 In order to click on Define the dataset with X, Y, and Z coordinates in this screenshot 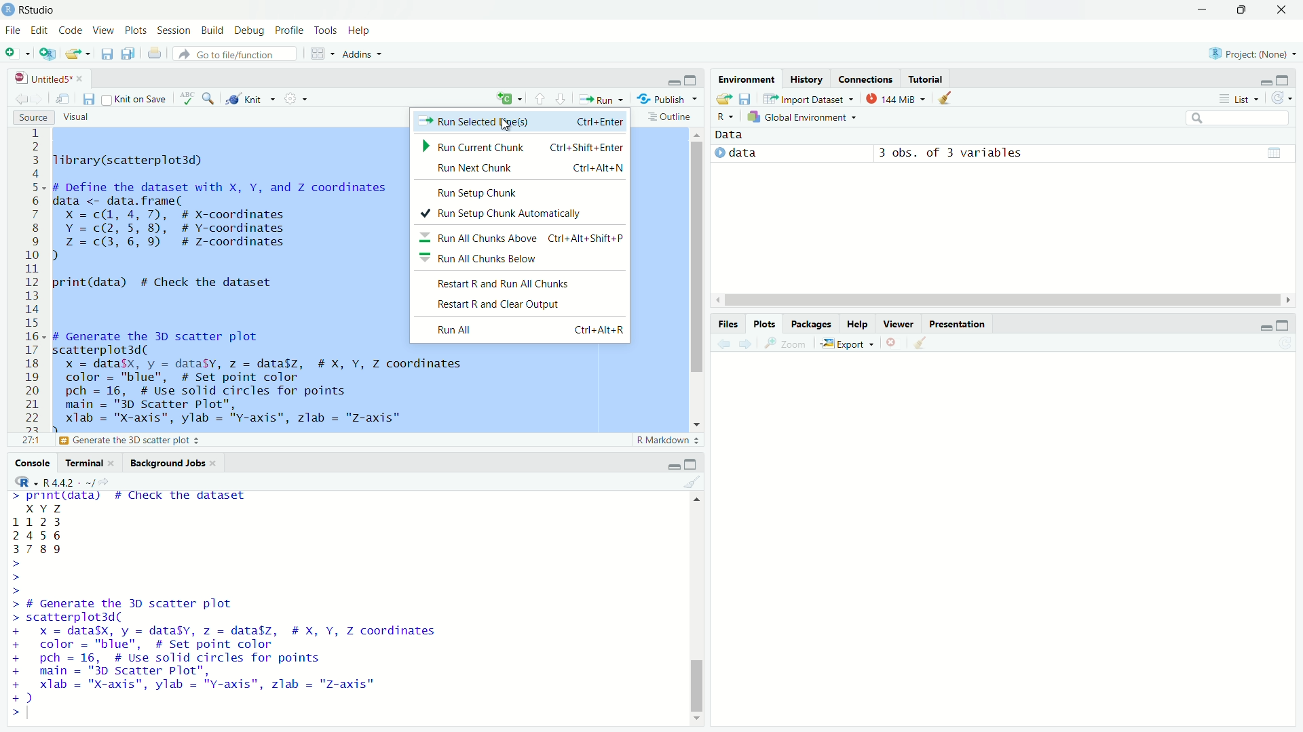, I will do `click(169, 441)`.